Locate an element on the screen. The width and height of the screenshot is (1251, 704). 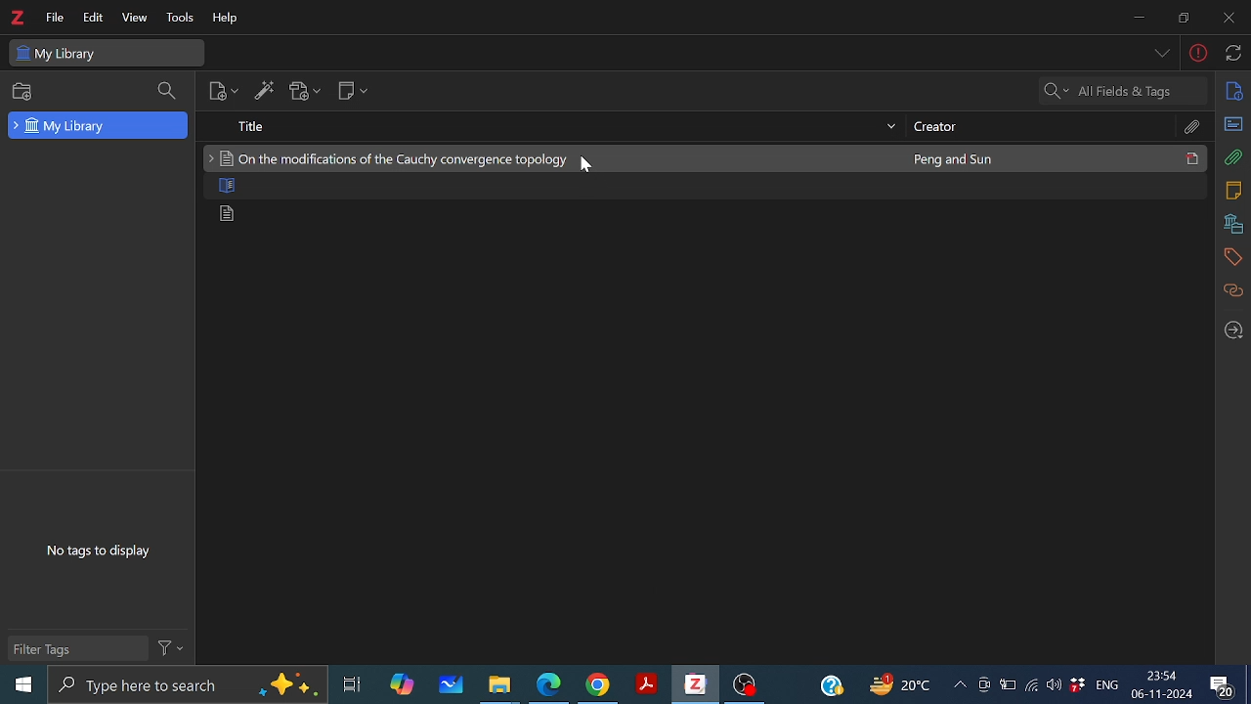
Copilot is located at coordinates (401, 684).